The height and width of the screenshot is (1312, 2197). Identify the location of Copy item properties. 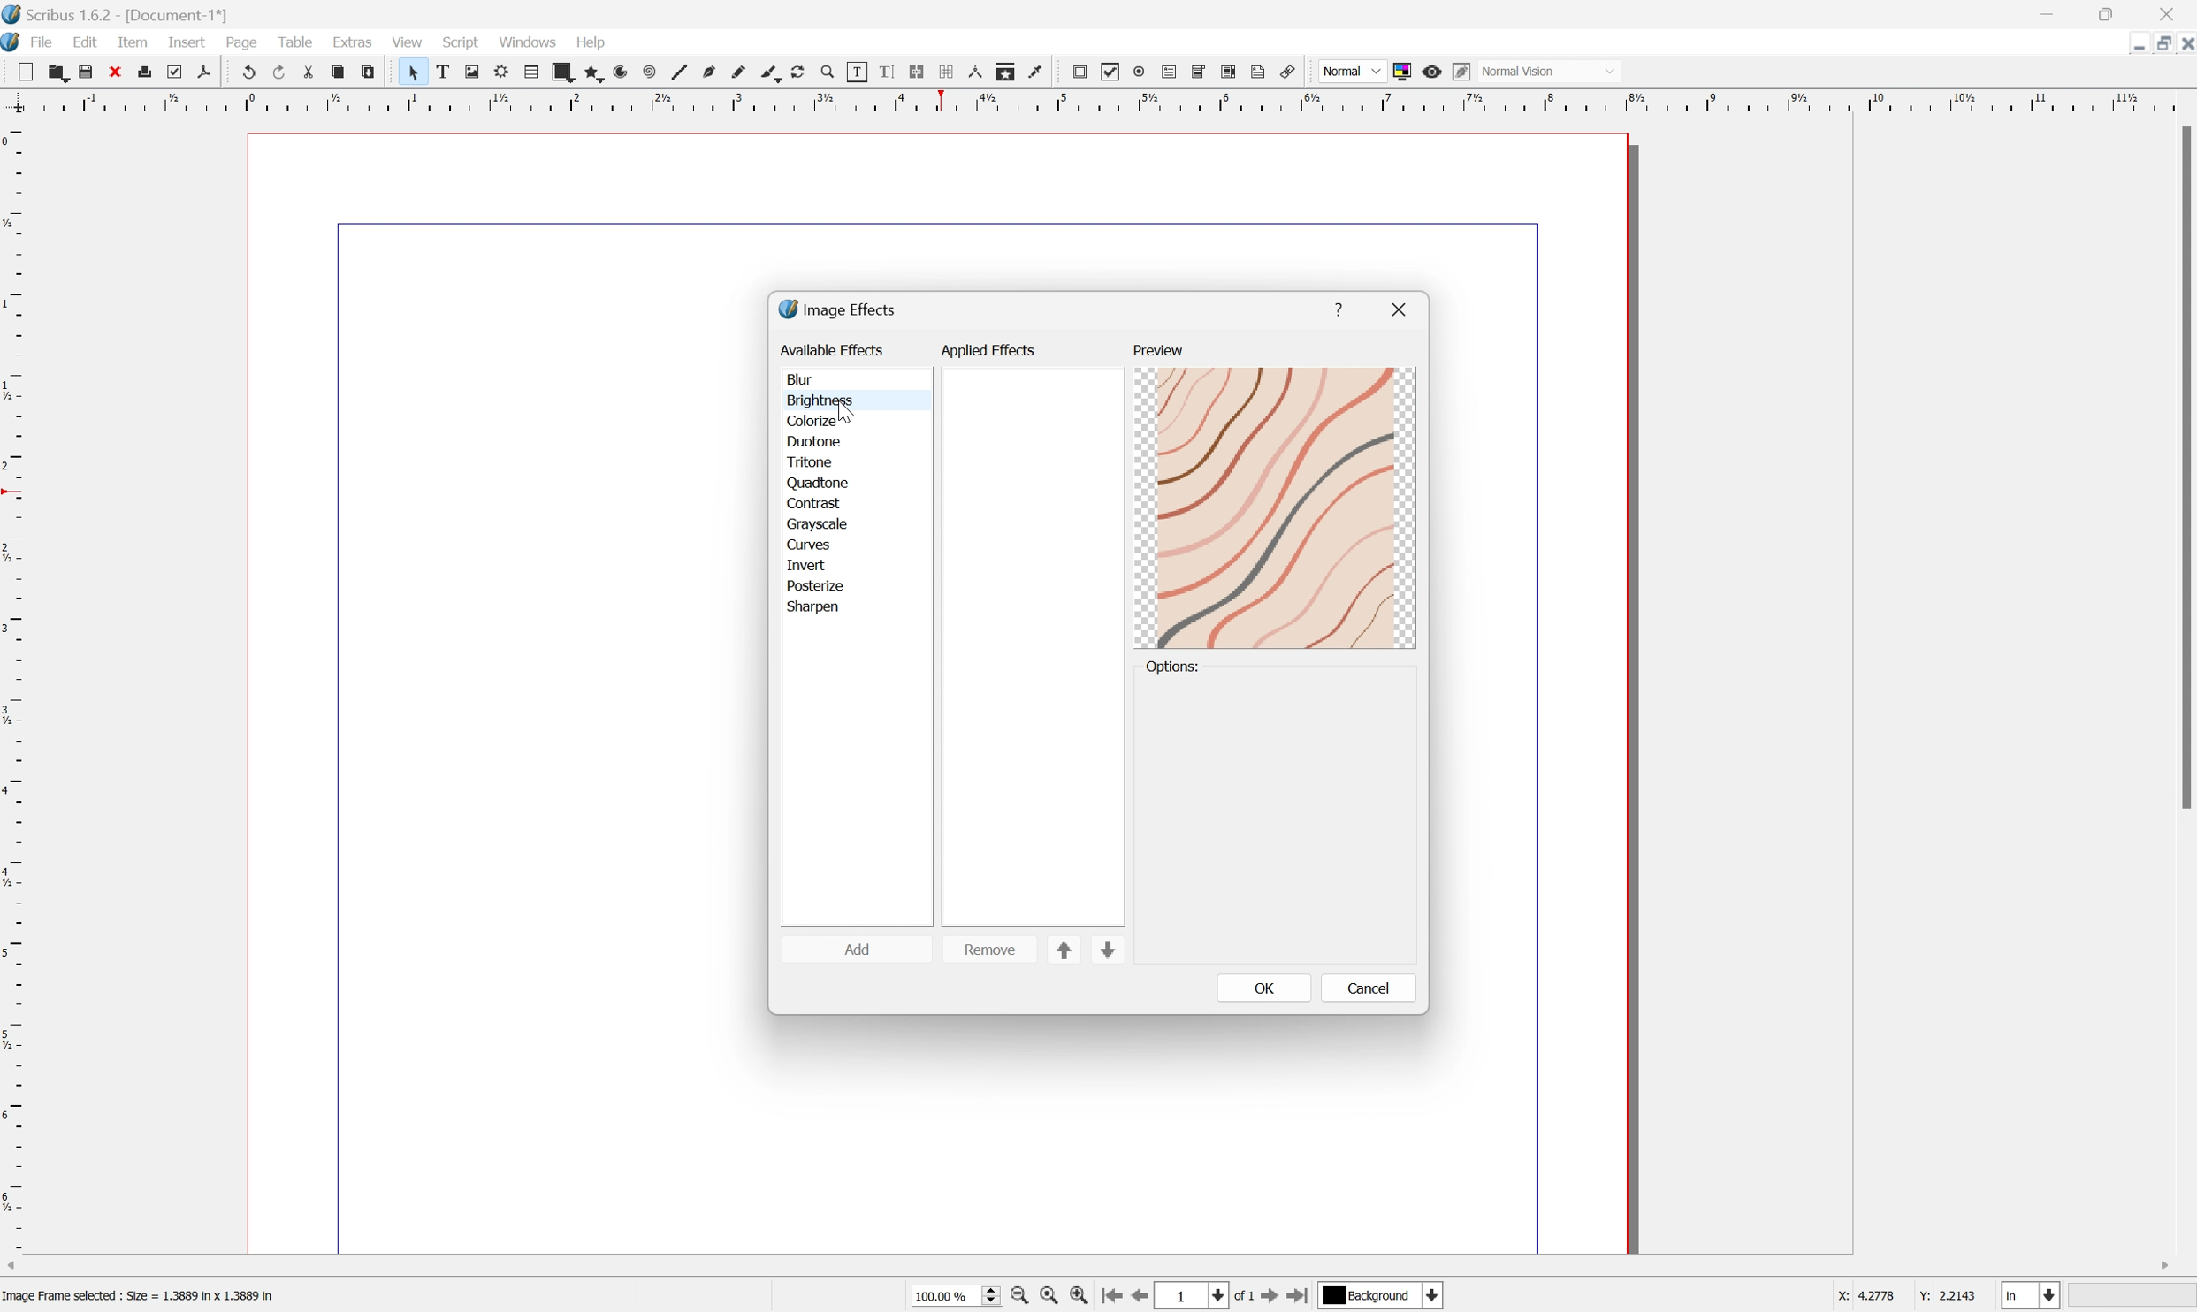
(1011, 72).